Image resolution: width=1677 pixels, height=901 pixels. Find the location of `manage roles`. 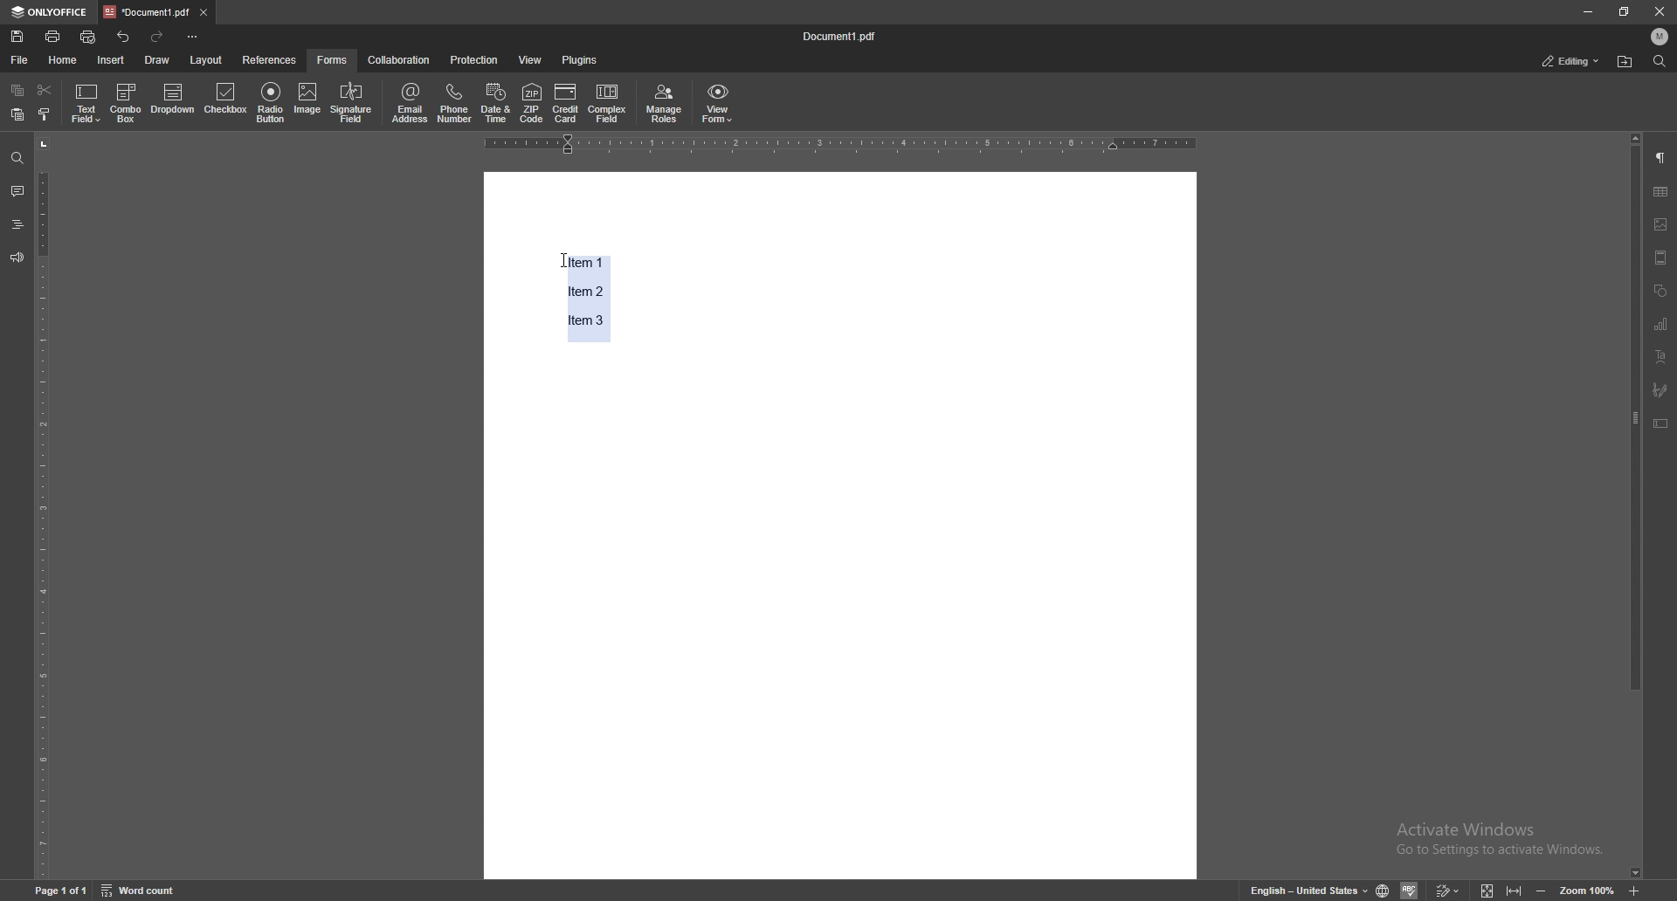

manage roles is located at coordinates (665, 104).